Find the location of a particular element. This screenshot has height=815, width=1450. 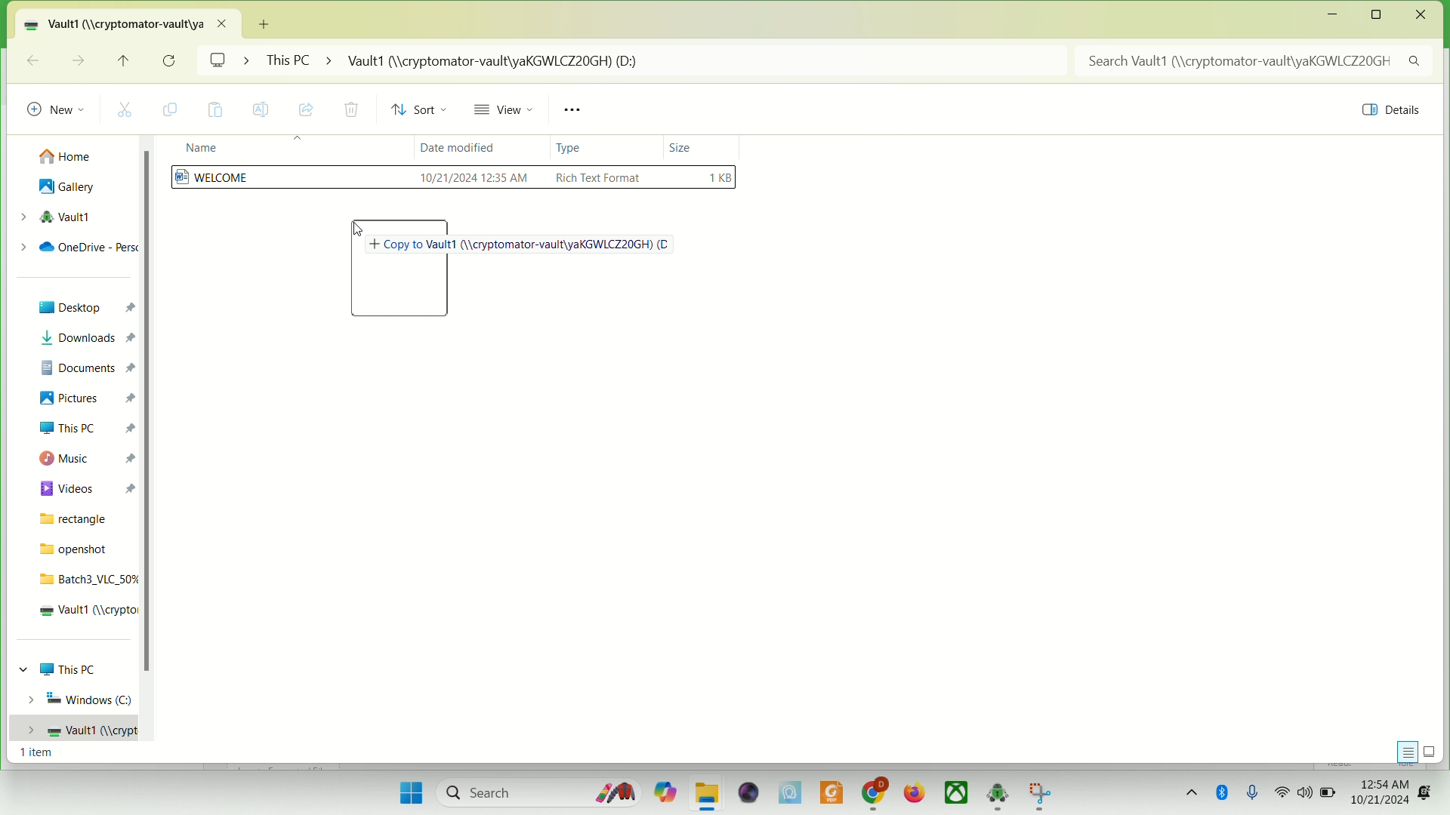

vault1 location is located at coordinates (132, 23).